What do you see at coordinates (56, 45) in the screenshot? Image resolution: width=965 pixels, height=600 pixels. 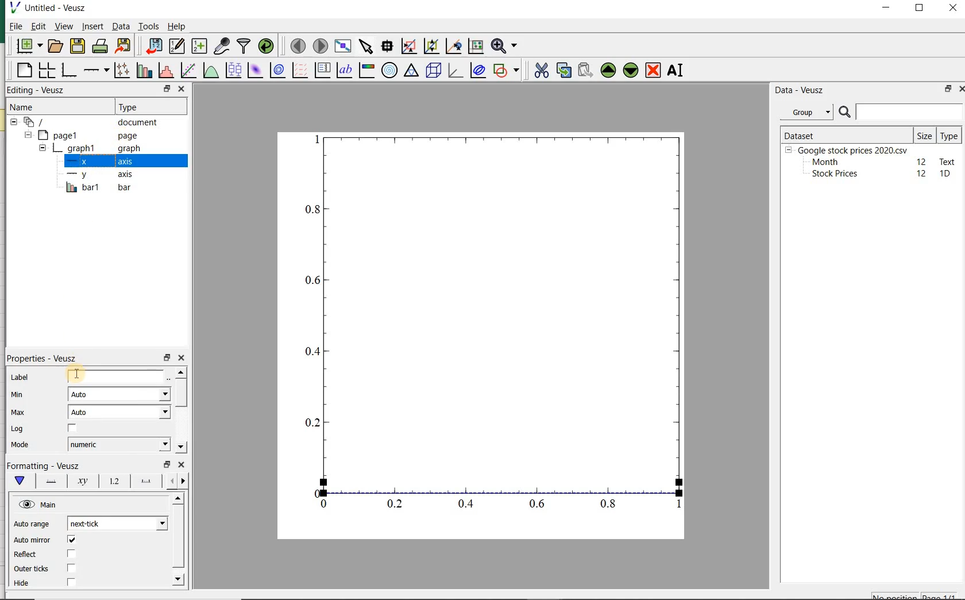 I see `open a document` at bounding box center [56, 45].